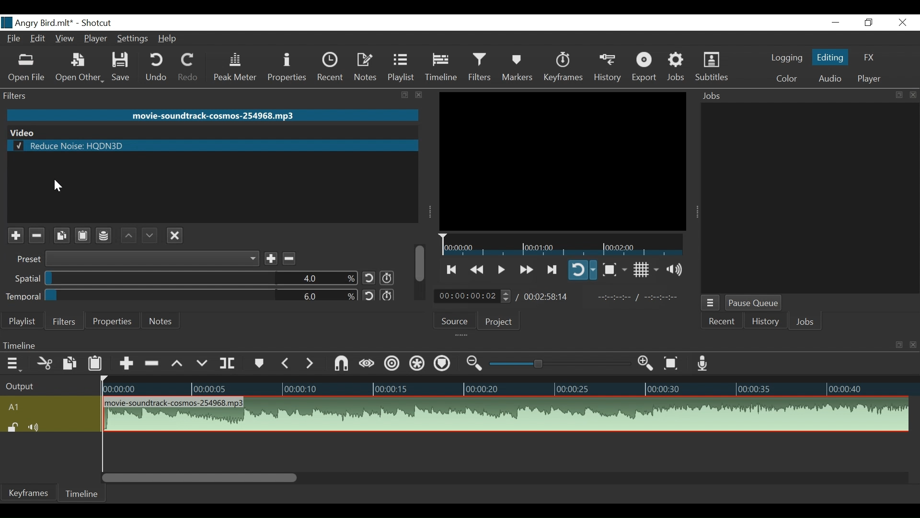  Describe the element at coordinates (332, 66) in the screenshot. I see `Recent` at that location.